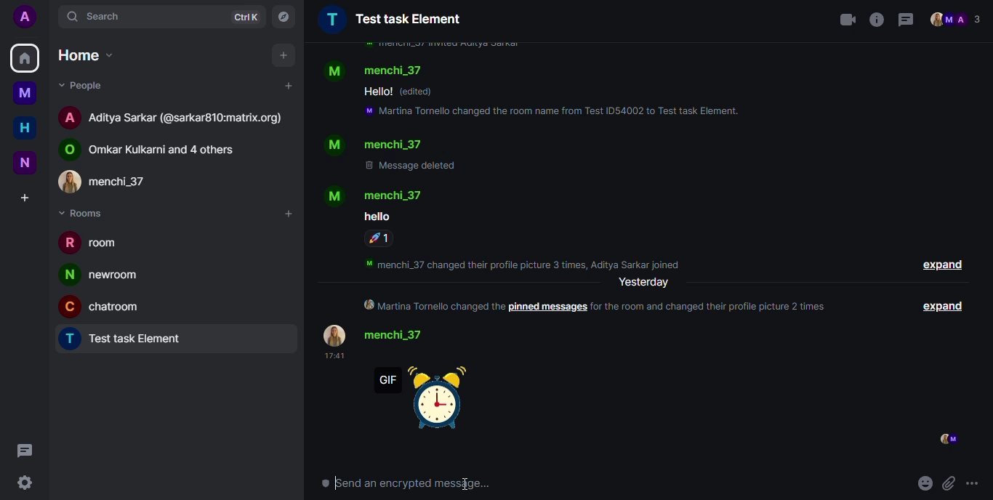 The width and height of the screenshot is (993, 500). What do you see at coordinates (25, 59) in the screenshot?
I see `home` at bounding box center [25, 59].